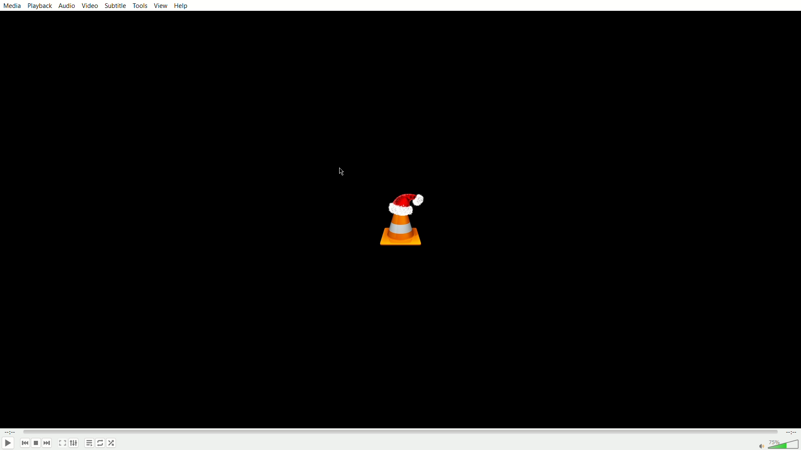 The image size is (801, 450). What do you see at coordinates (112, 443) in the screenshot?
I see `shuffle` at bounding box center [112, 443].